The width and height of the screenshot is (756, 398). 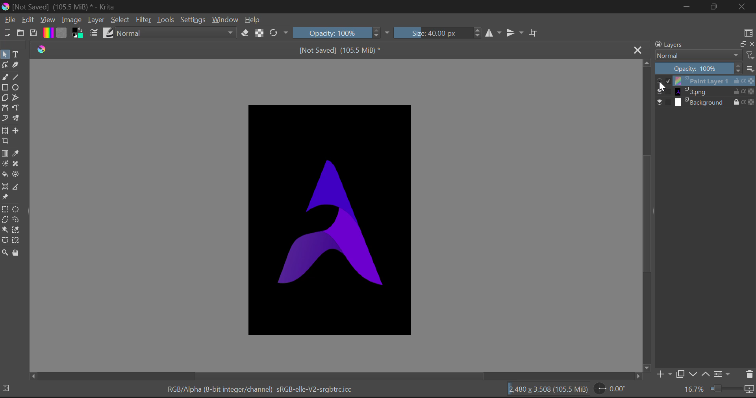 What do you see at coordinates (19, 54) in the screenshot?
I see `Text` at bounding box center [19, 54].